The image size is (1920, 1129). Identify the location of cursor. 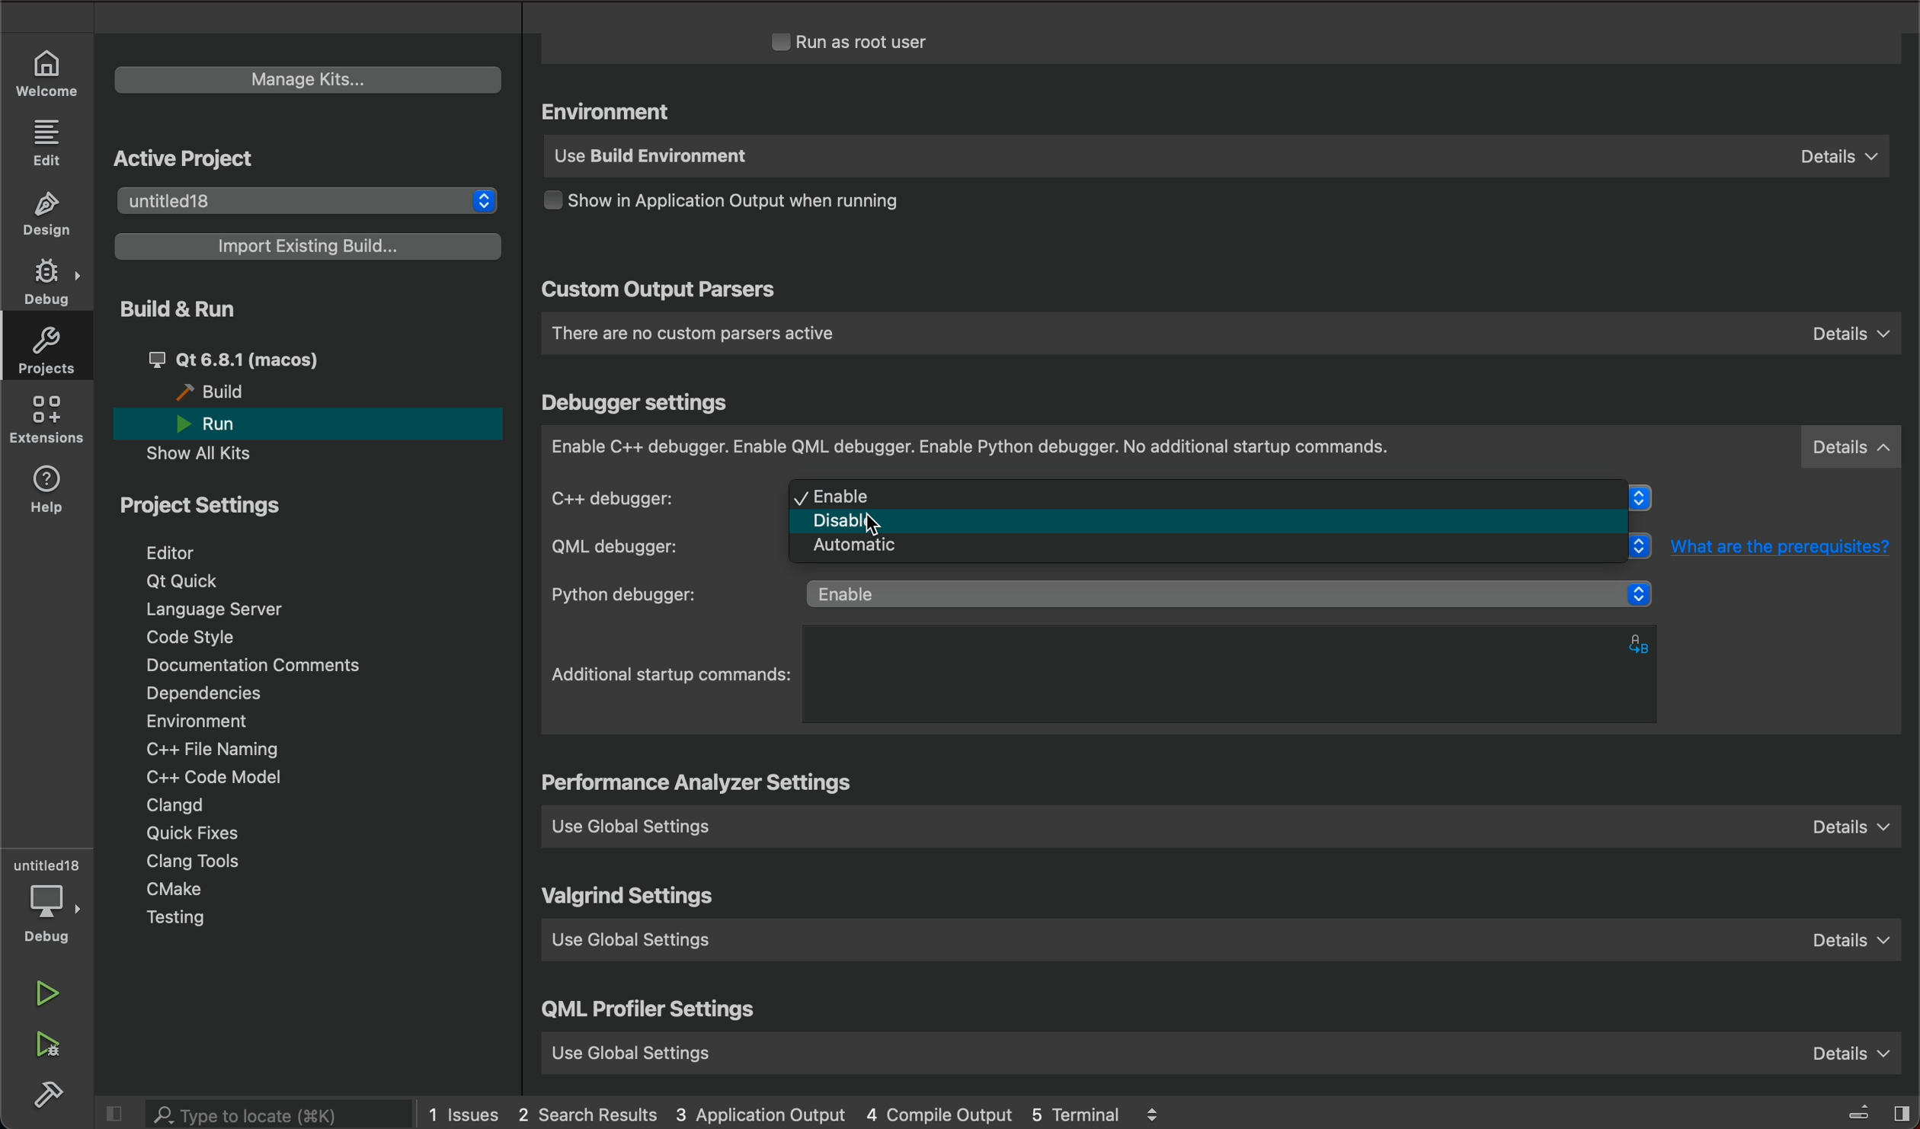
(883, 520).